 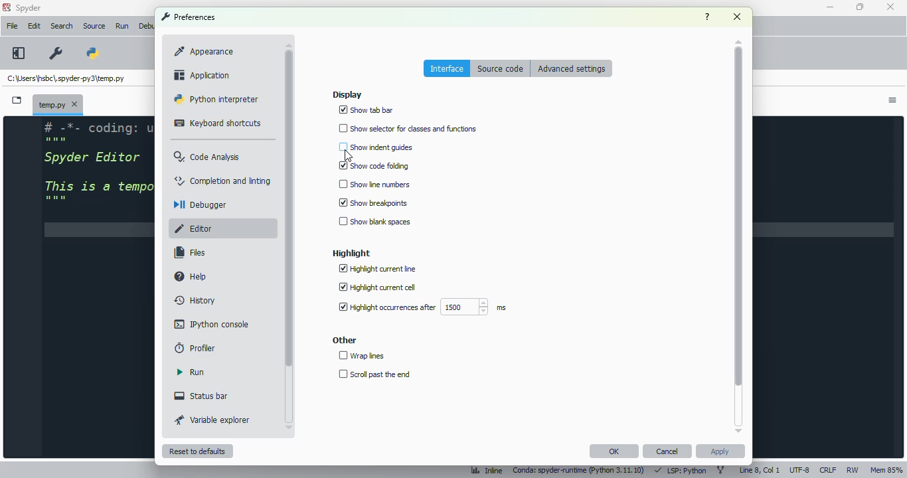 What do you see at coordinates (800, 471) in the screenshot?
I see `UTF-8` at bounding box center [800, 471].